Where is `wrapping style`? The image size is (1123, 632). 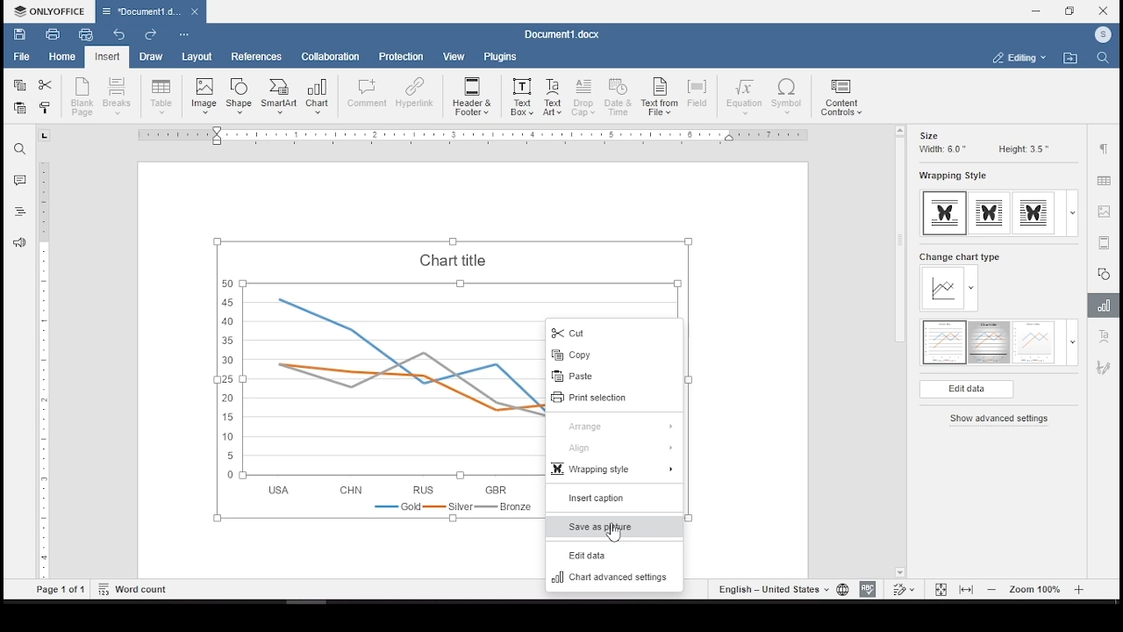
wrapping style is located at coordinates (951, 176).